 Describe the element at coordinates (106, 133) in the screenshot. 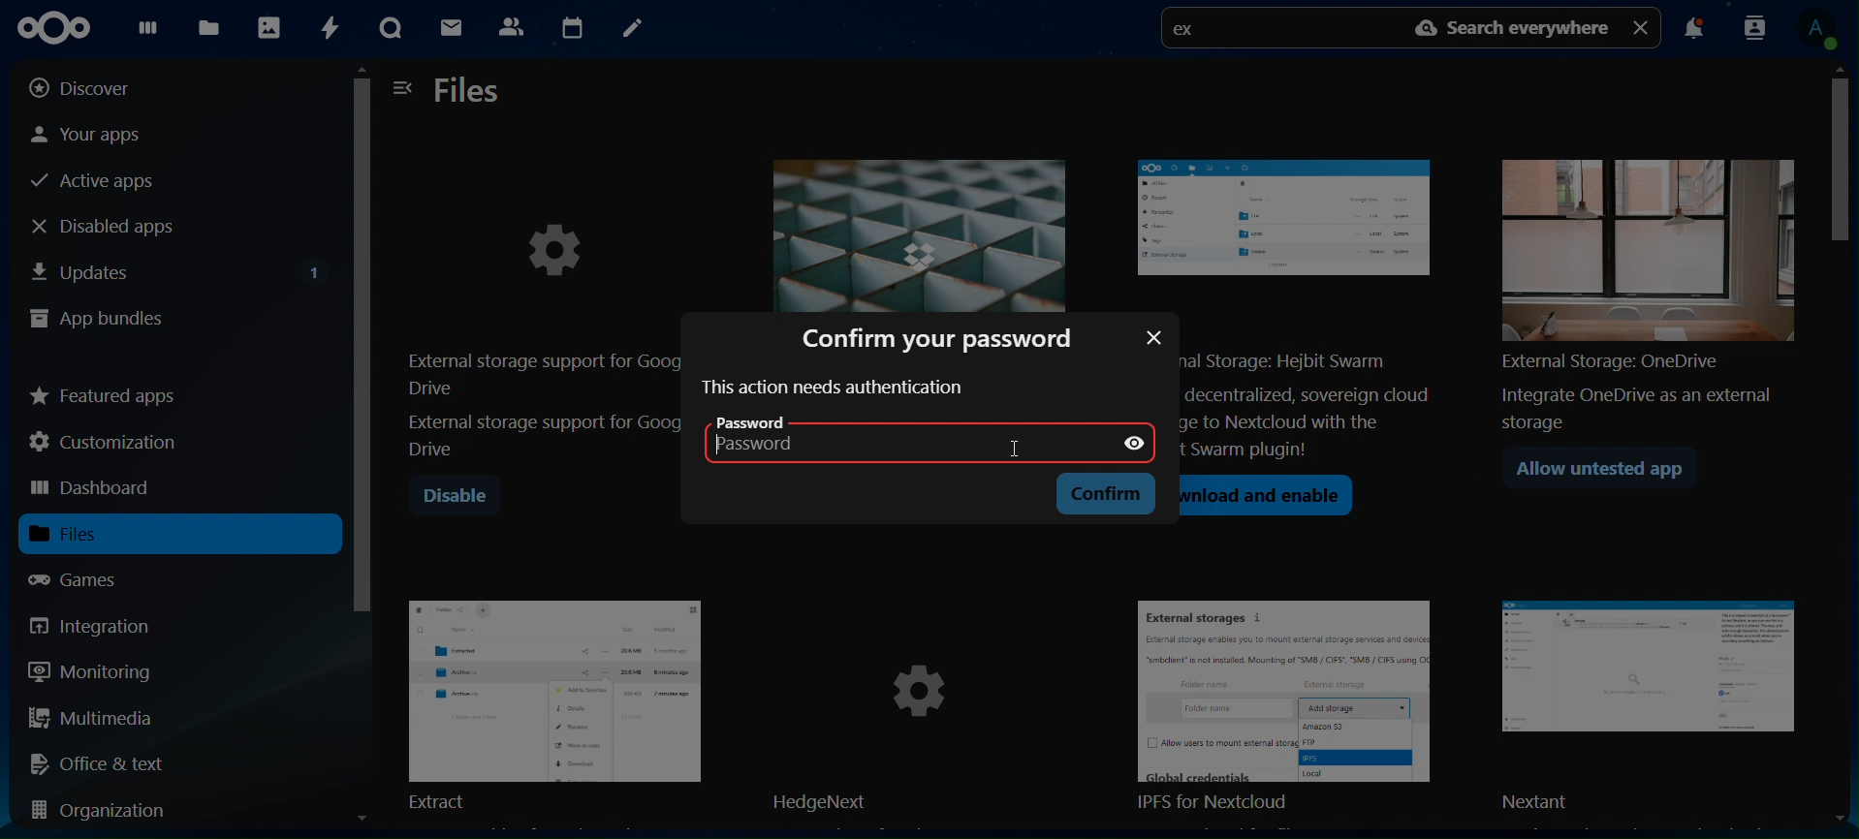

I see `your apps` at that location.